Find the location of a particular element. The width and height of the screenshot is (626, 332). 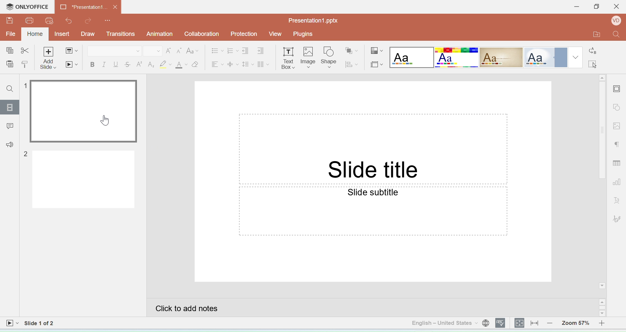

Blank is located at coordinates (411, 57).